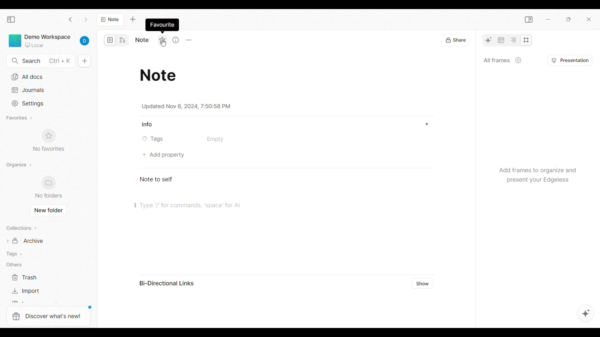  I want to click on View info, so click(176, 40).